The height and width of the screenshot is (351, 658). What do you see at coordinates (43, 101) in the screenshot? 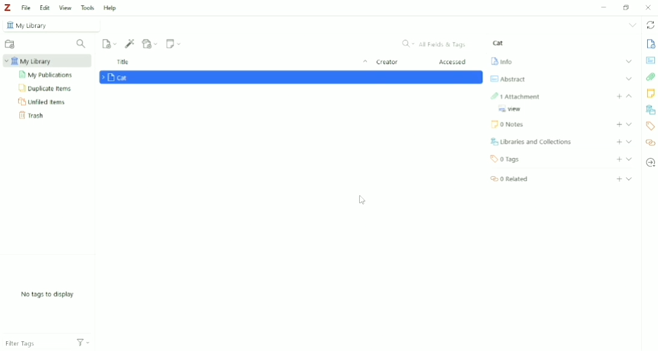
I see `Unfiled Items` at bounding box center [43, 101].